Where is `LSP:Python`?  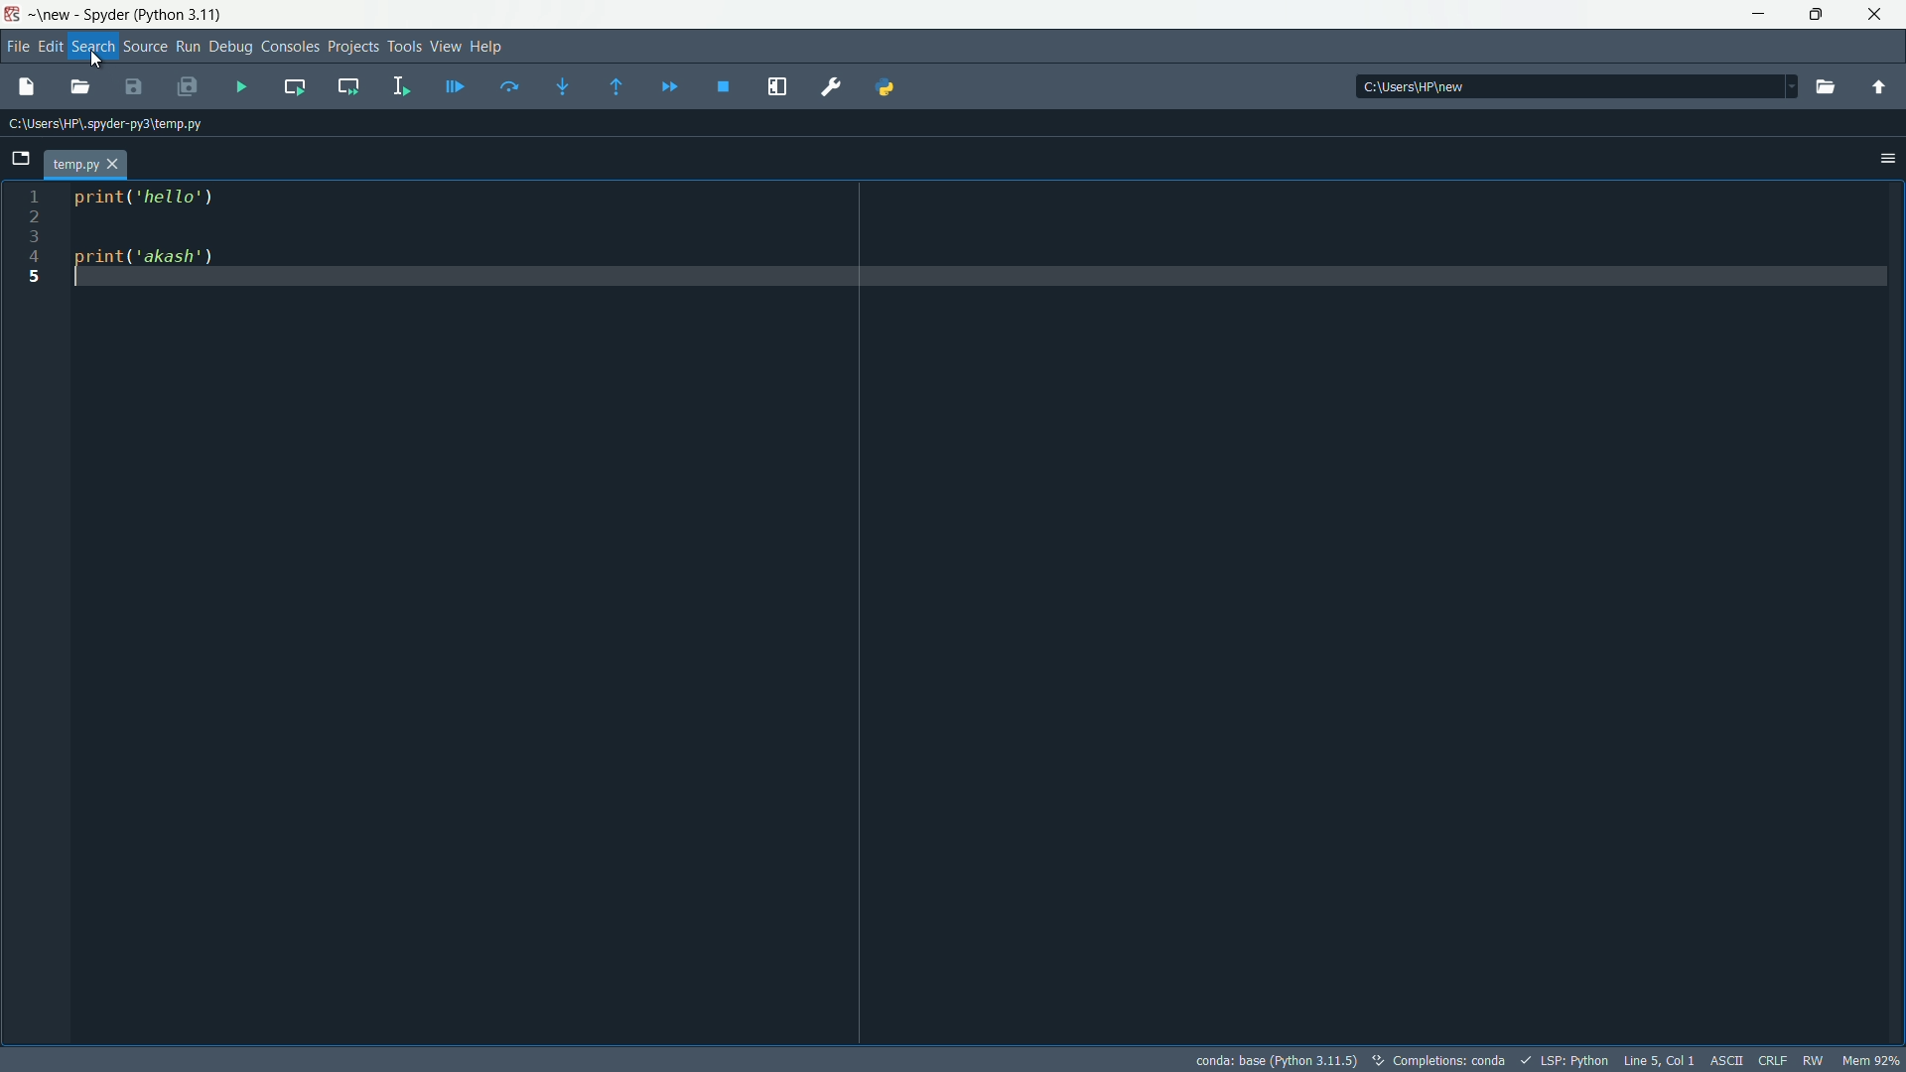 LSP:Python is located at coordinates (1569, 1060).